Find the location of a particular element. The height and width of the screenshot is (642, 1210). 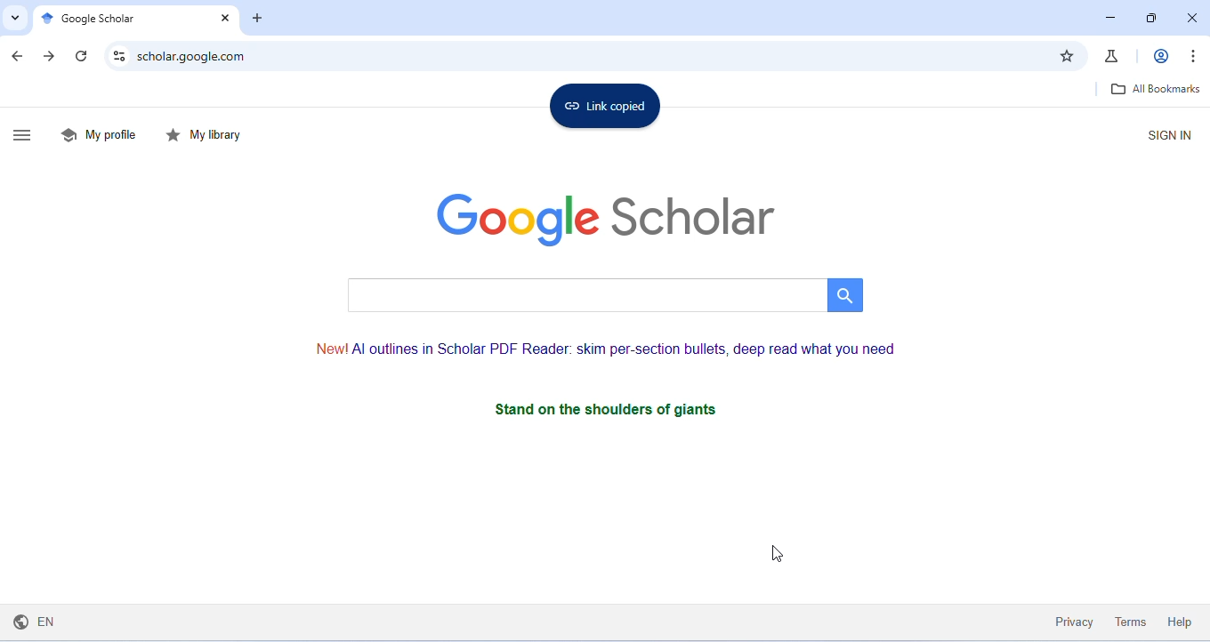

cursor movement is located at coordinates (778, 554).